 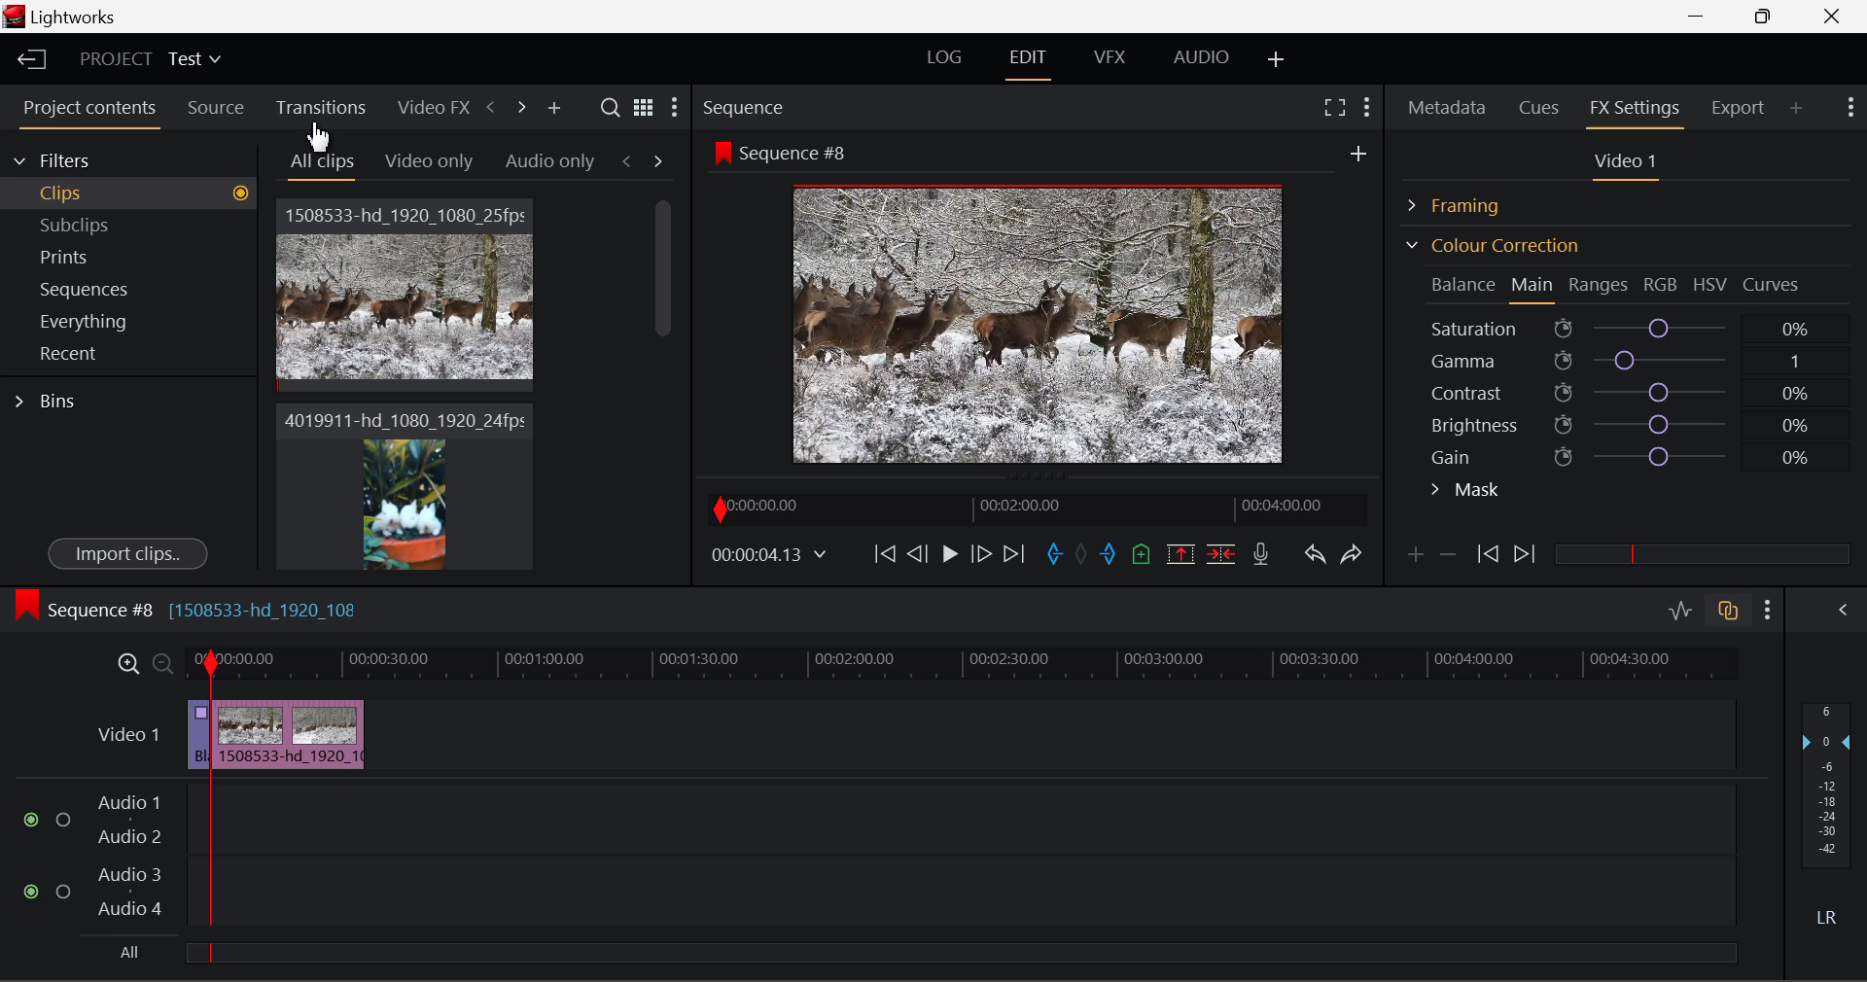 What do you see at coordinates (1729, 609) in the screenshot?
I see `Toggle audio track sync` at bounding box center [1729, 609].